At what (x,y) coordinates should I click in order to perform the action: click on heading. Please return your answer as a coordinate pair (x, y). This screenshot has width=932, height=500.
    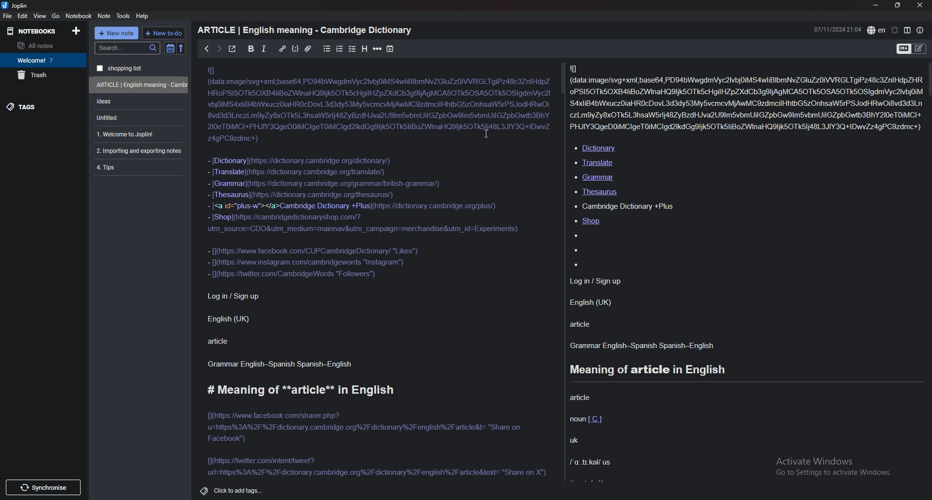
    Looking at the image, I should click on (364, 49).